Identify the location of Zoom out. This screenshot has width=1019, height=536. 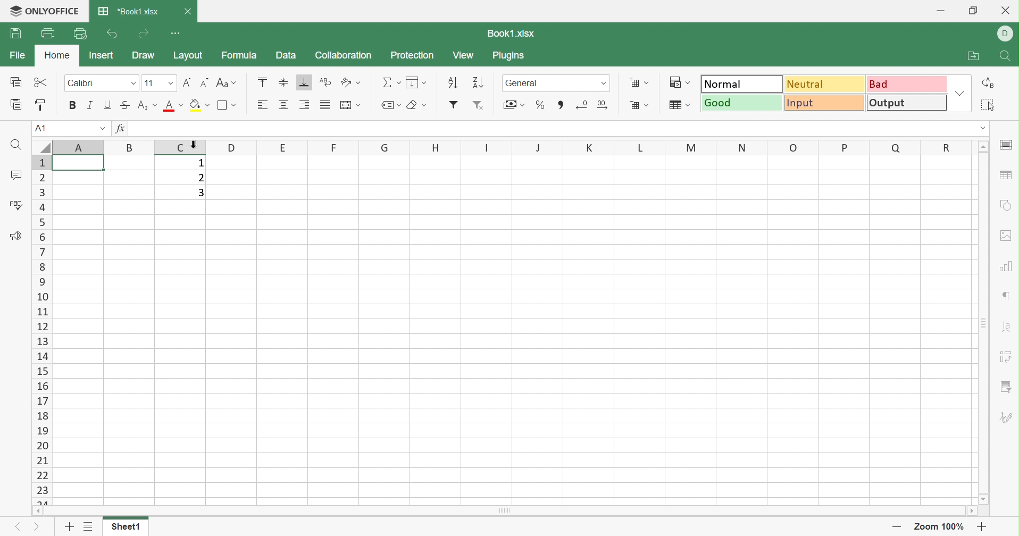
(898, 526).